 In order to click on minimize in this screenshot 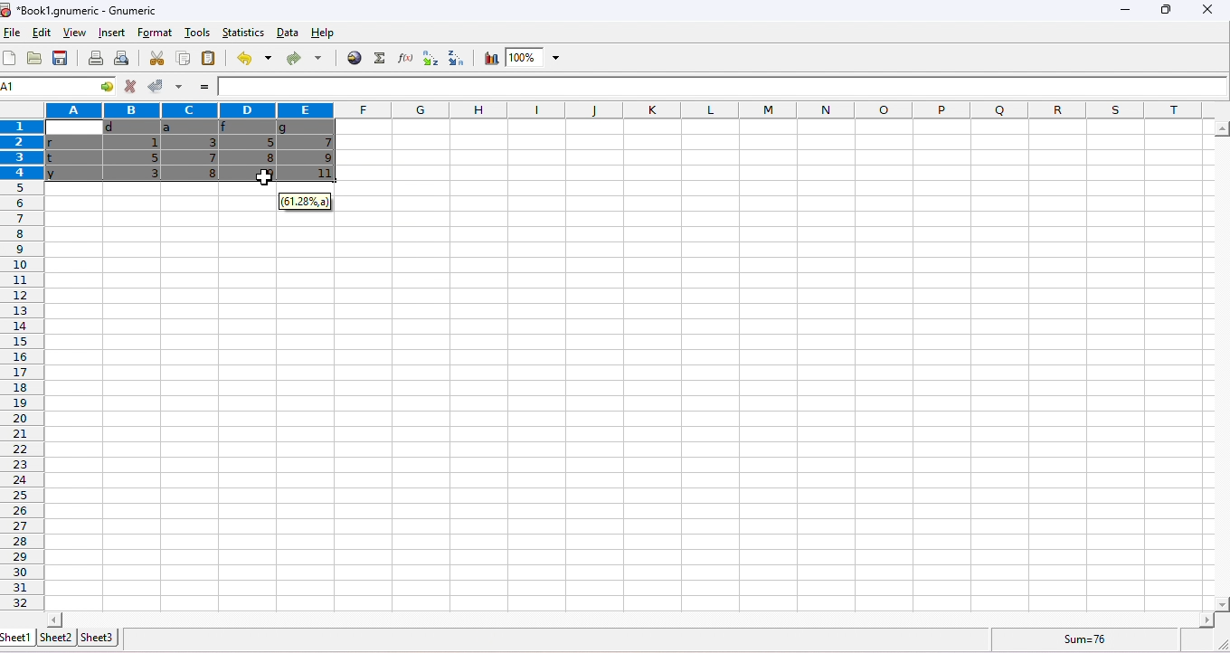, I will do `click(1122, 13)`.